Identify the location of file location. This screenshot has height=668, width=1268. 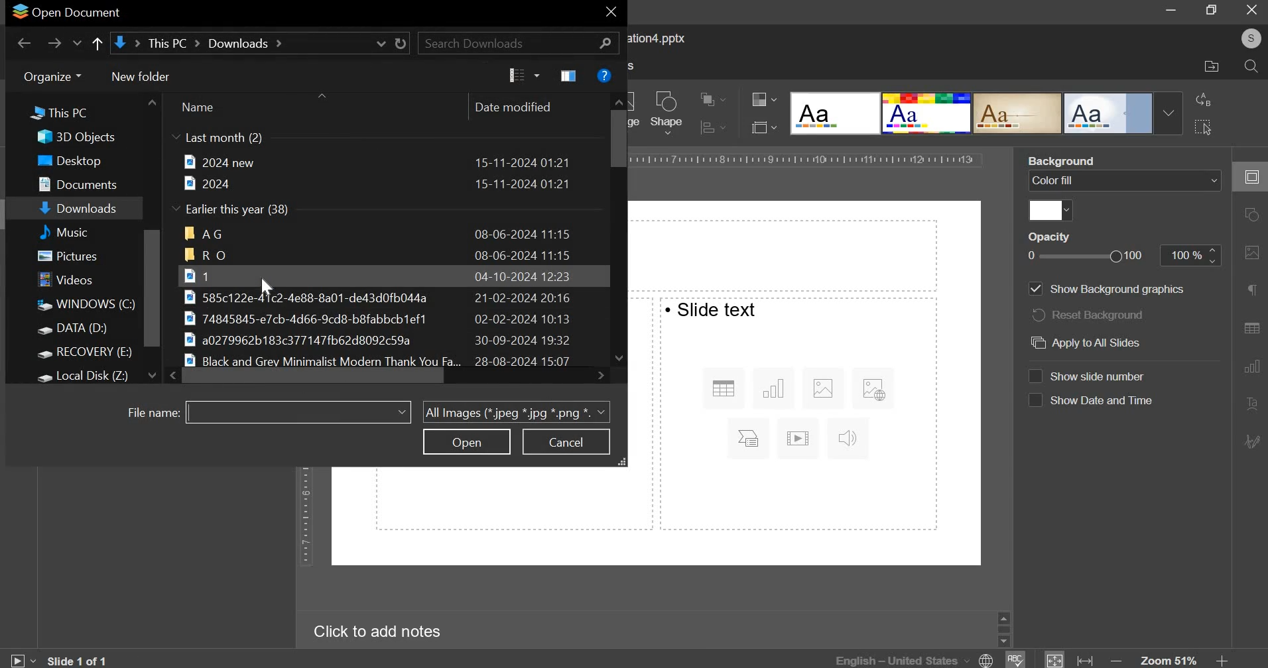
(1212, 67).